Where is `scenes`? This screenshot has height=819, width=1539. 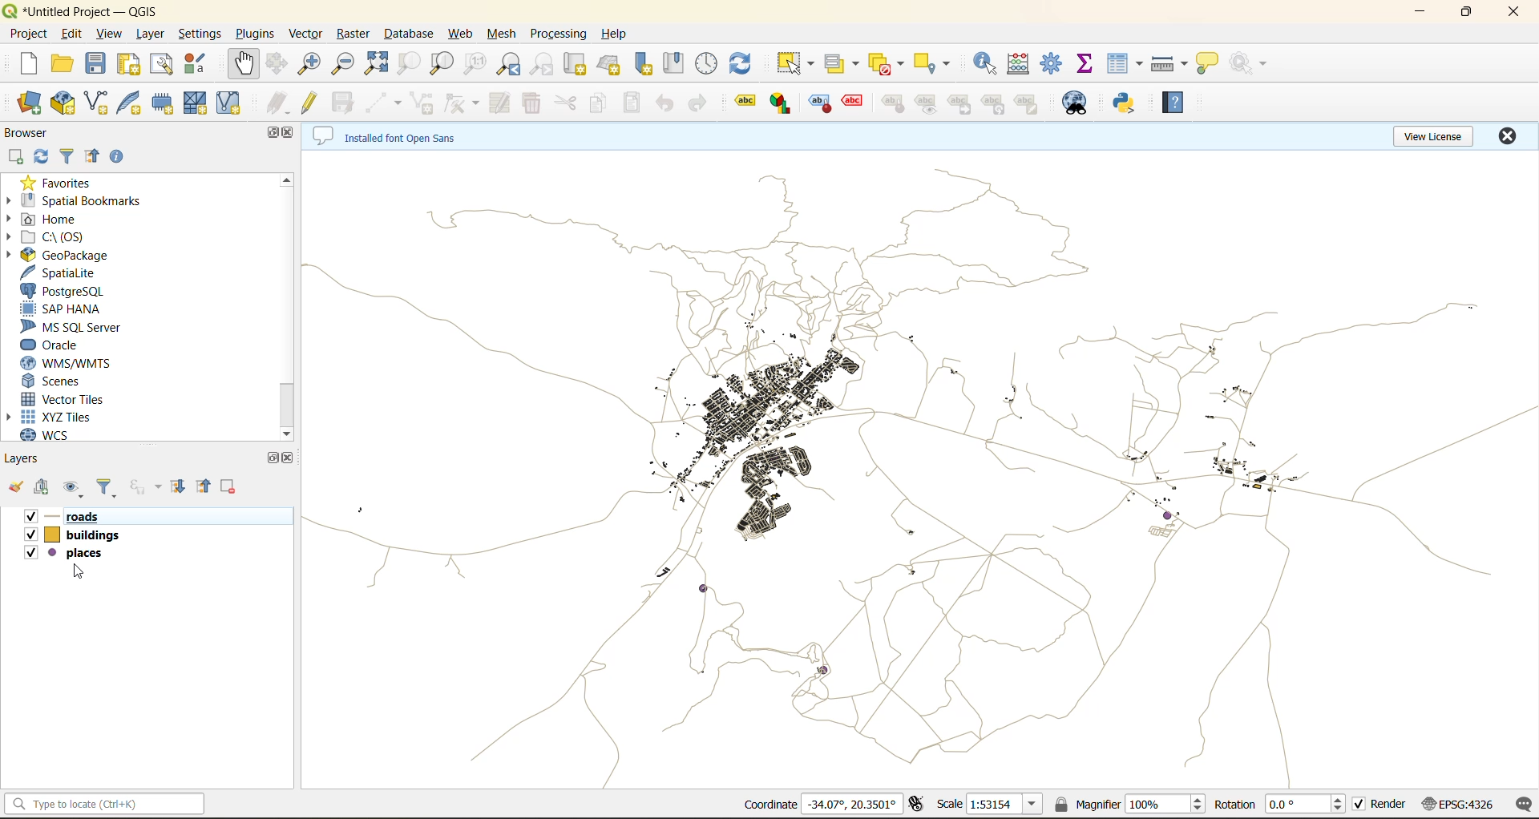 scenes is located at coordinates (81, 382).